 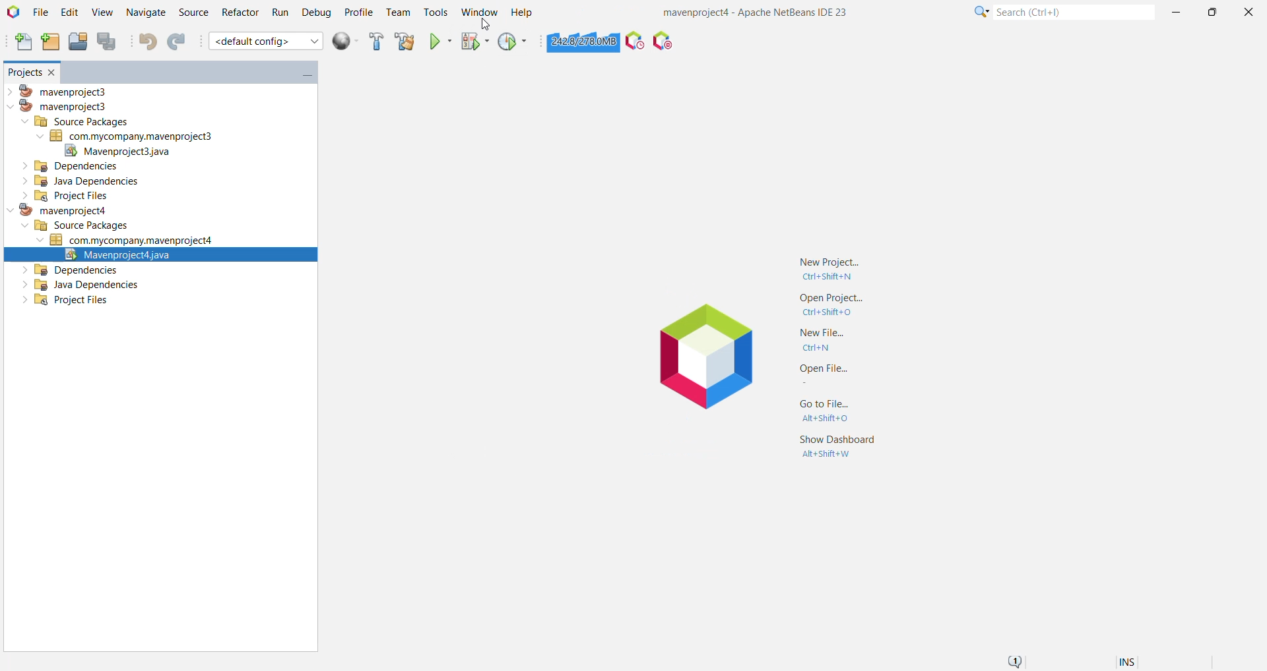 I want to click on Pause I/O Checks, so click(x=663, y=42).